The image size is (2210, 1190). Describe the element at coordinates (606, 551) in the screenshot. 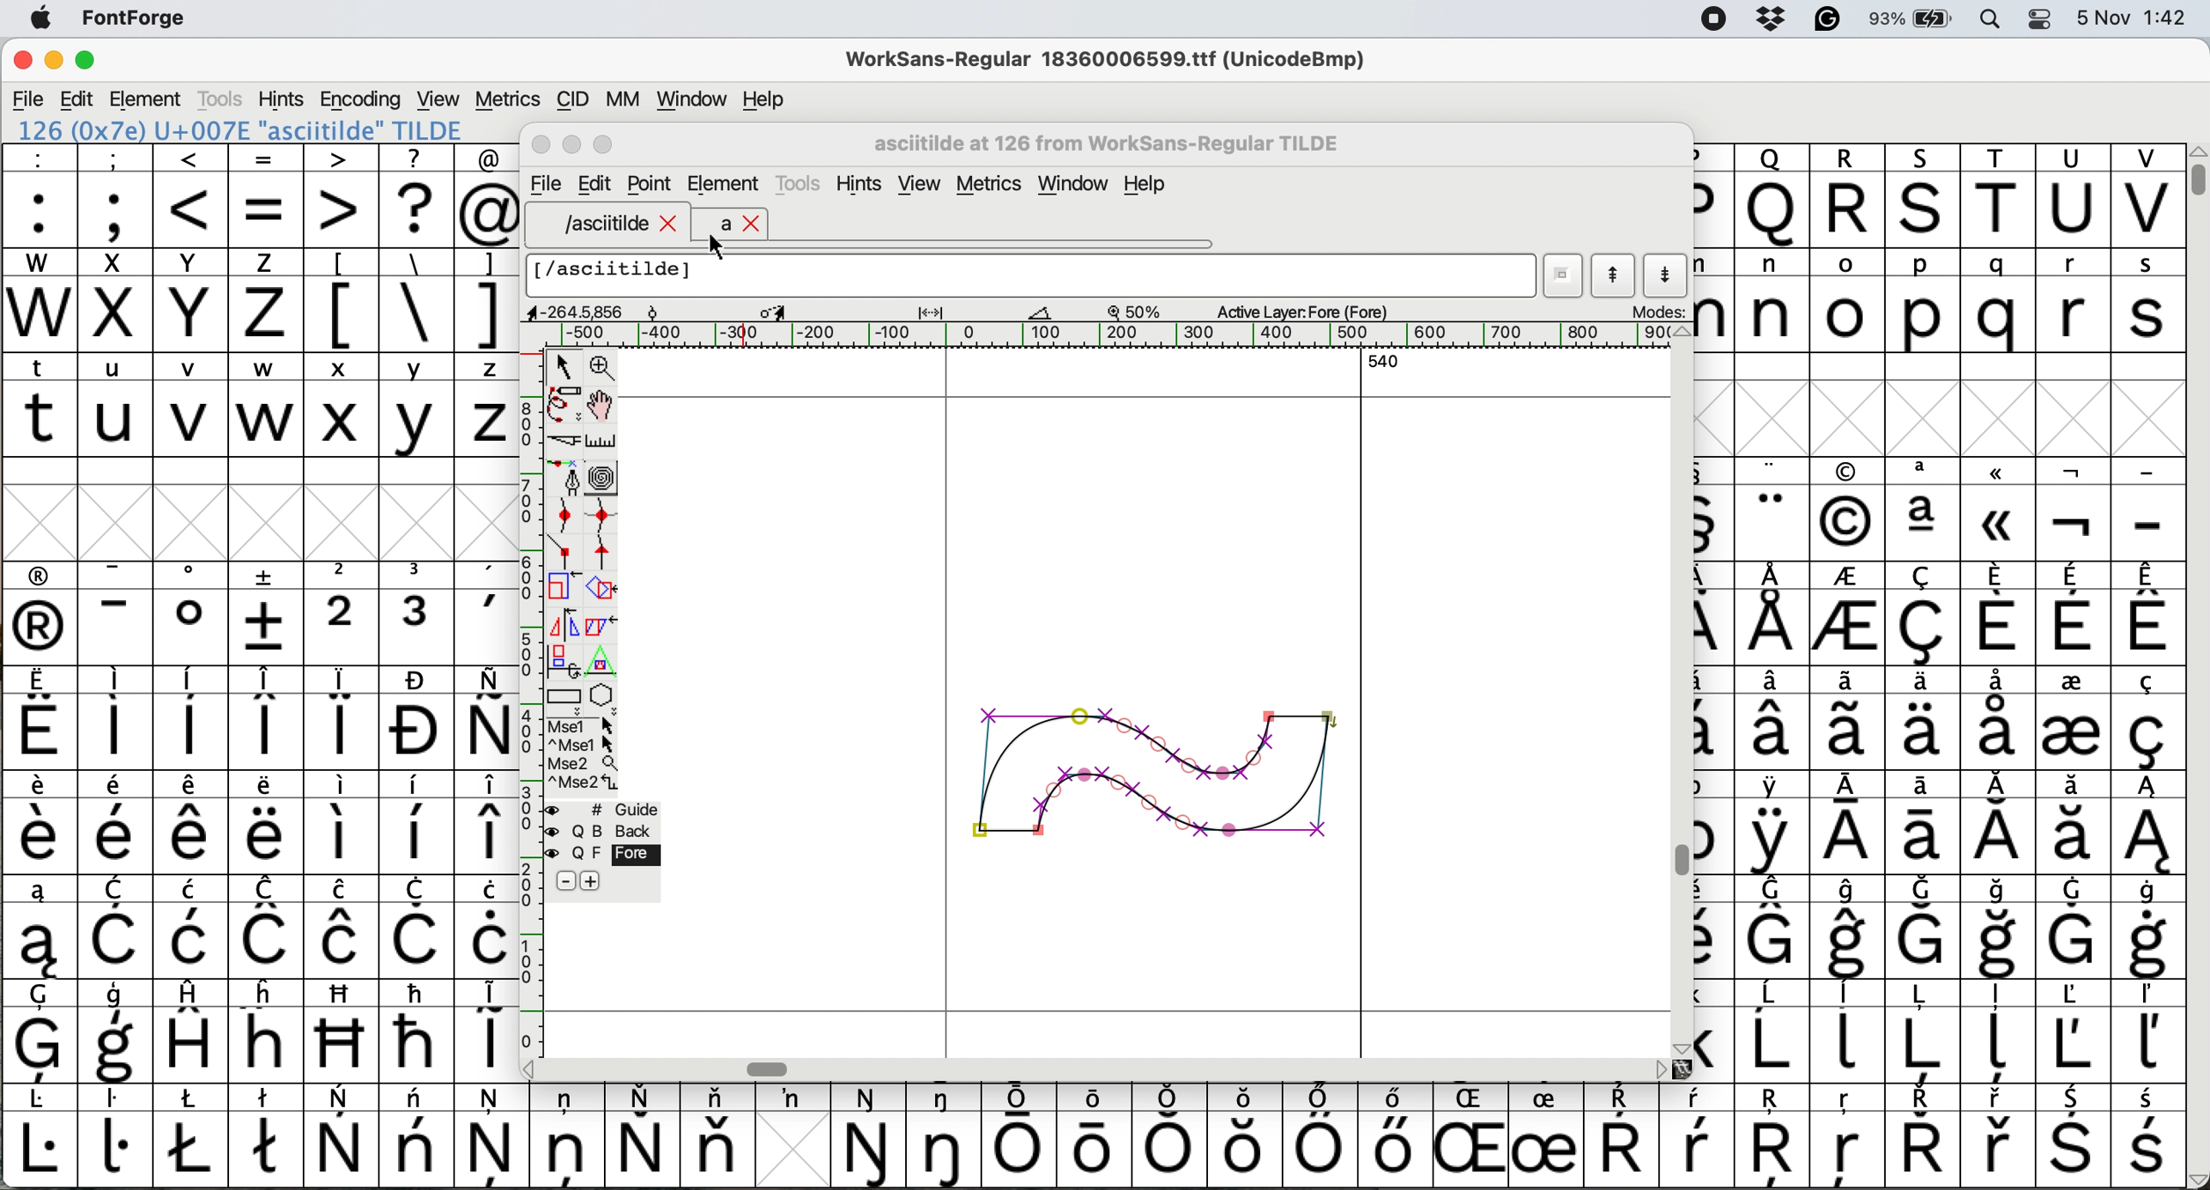

I see `add a tangent point` at that location.